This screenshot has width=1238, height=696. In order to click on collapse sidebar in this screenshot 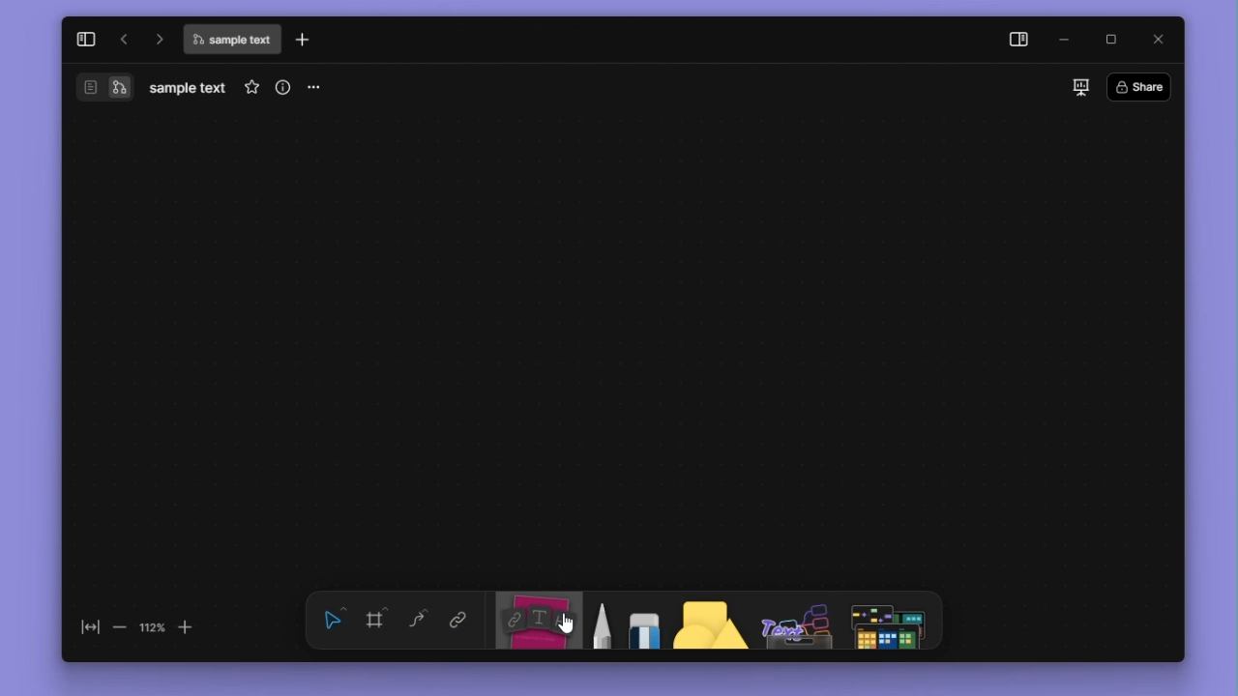, I will do `click(86, 40)`.